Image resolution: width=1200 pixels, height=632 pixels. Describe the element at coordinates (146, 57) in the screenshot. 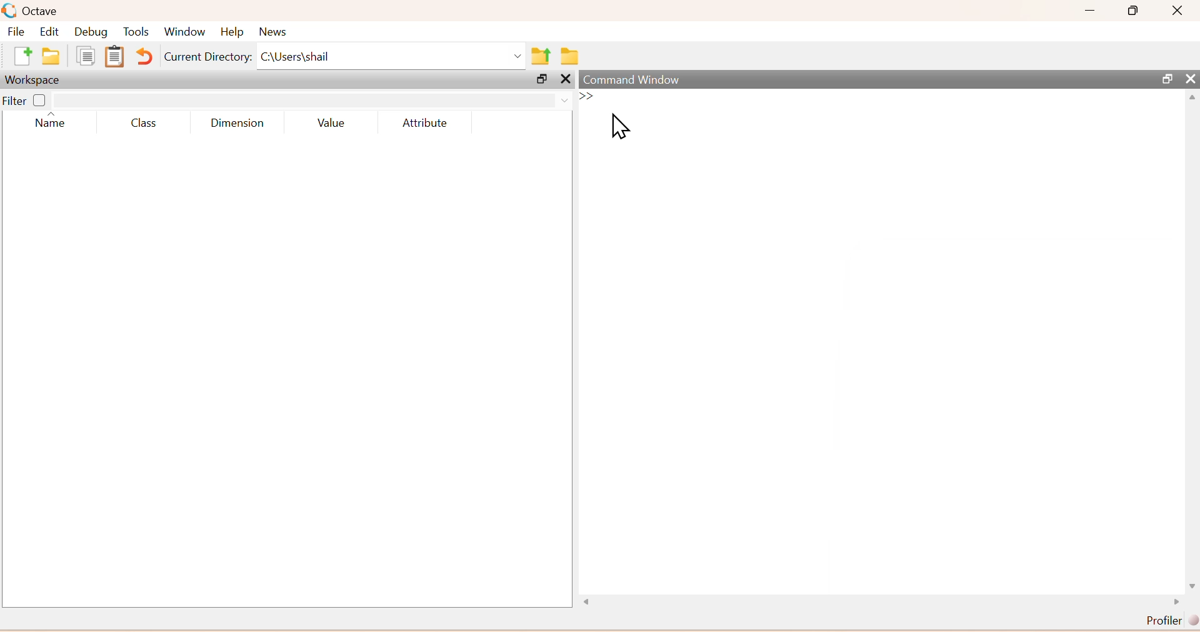

I see `Undo` at that location.